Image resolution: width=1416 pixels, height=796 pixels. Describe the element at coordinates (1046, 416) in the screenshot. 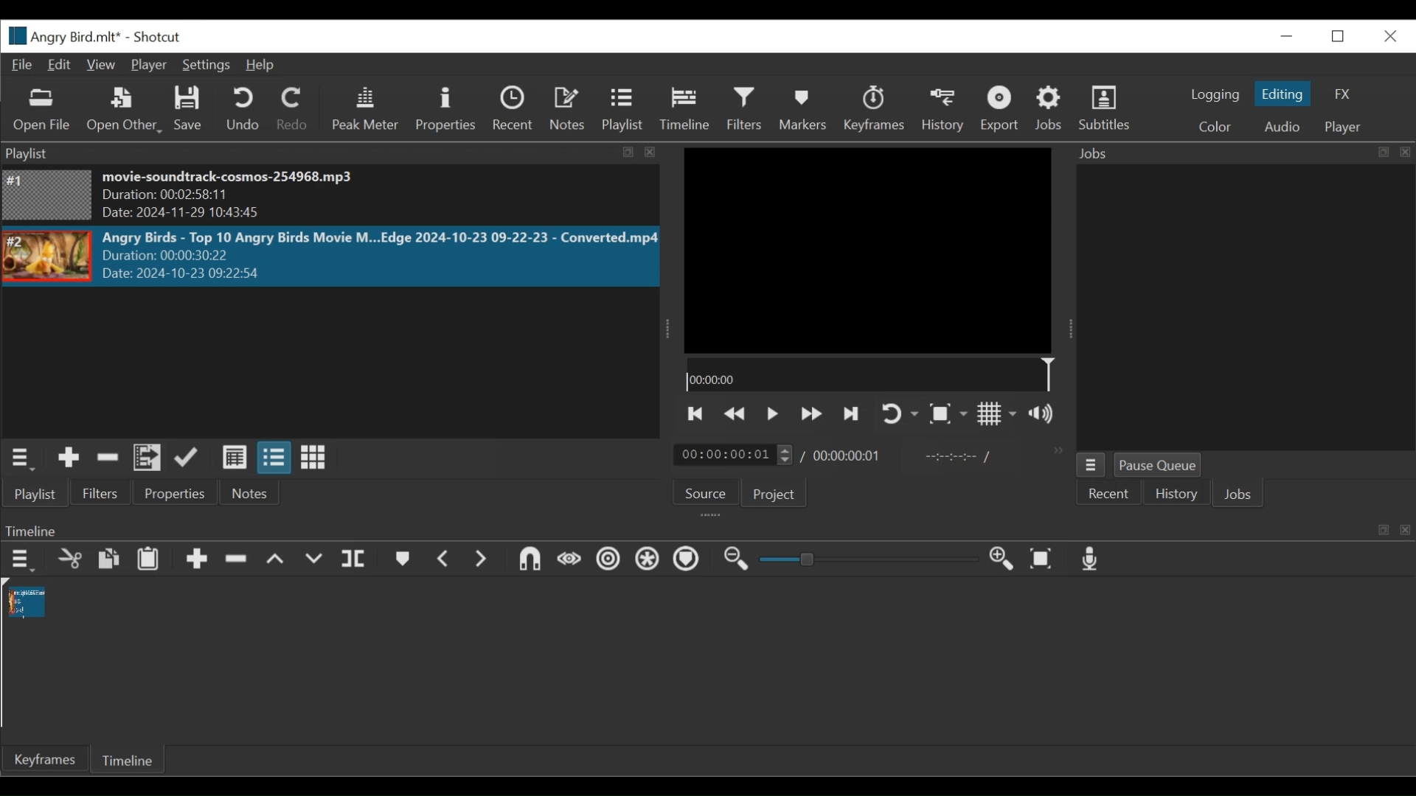

I see `Show volume control` at that location.